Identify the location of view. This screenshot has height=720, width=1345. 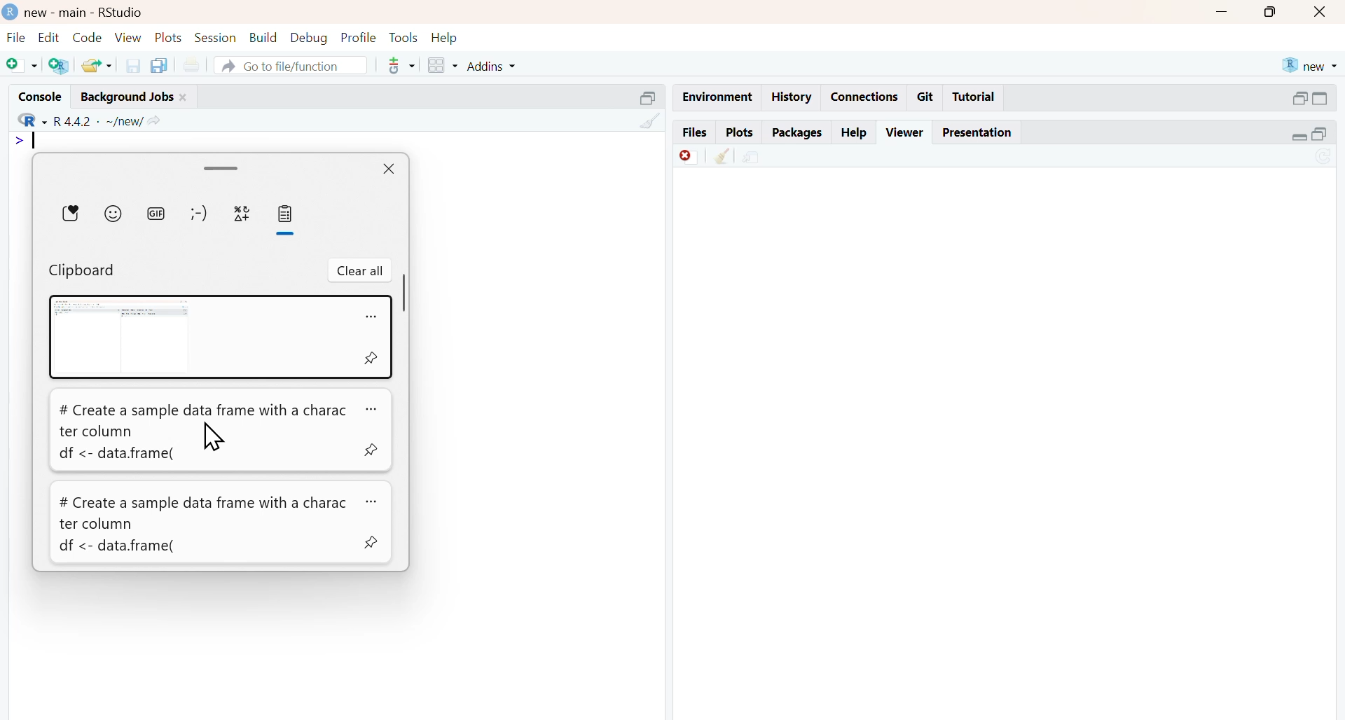
(128, 39).